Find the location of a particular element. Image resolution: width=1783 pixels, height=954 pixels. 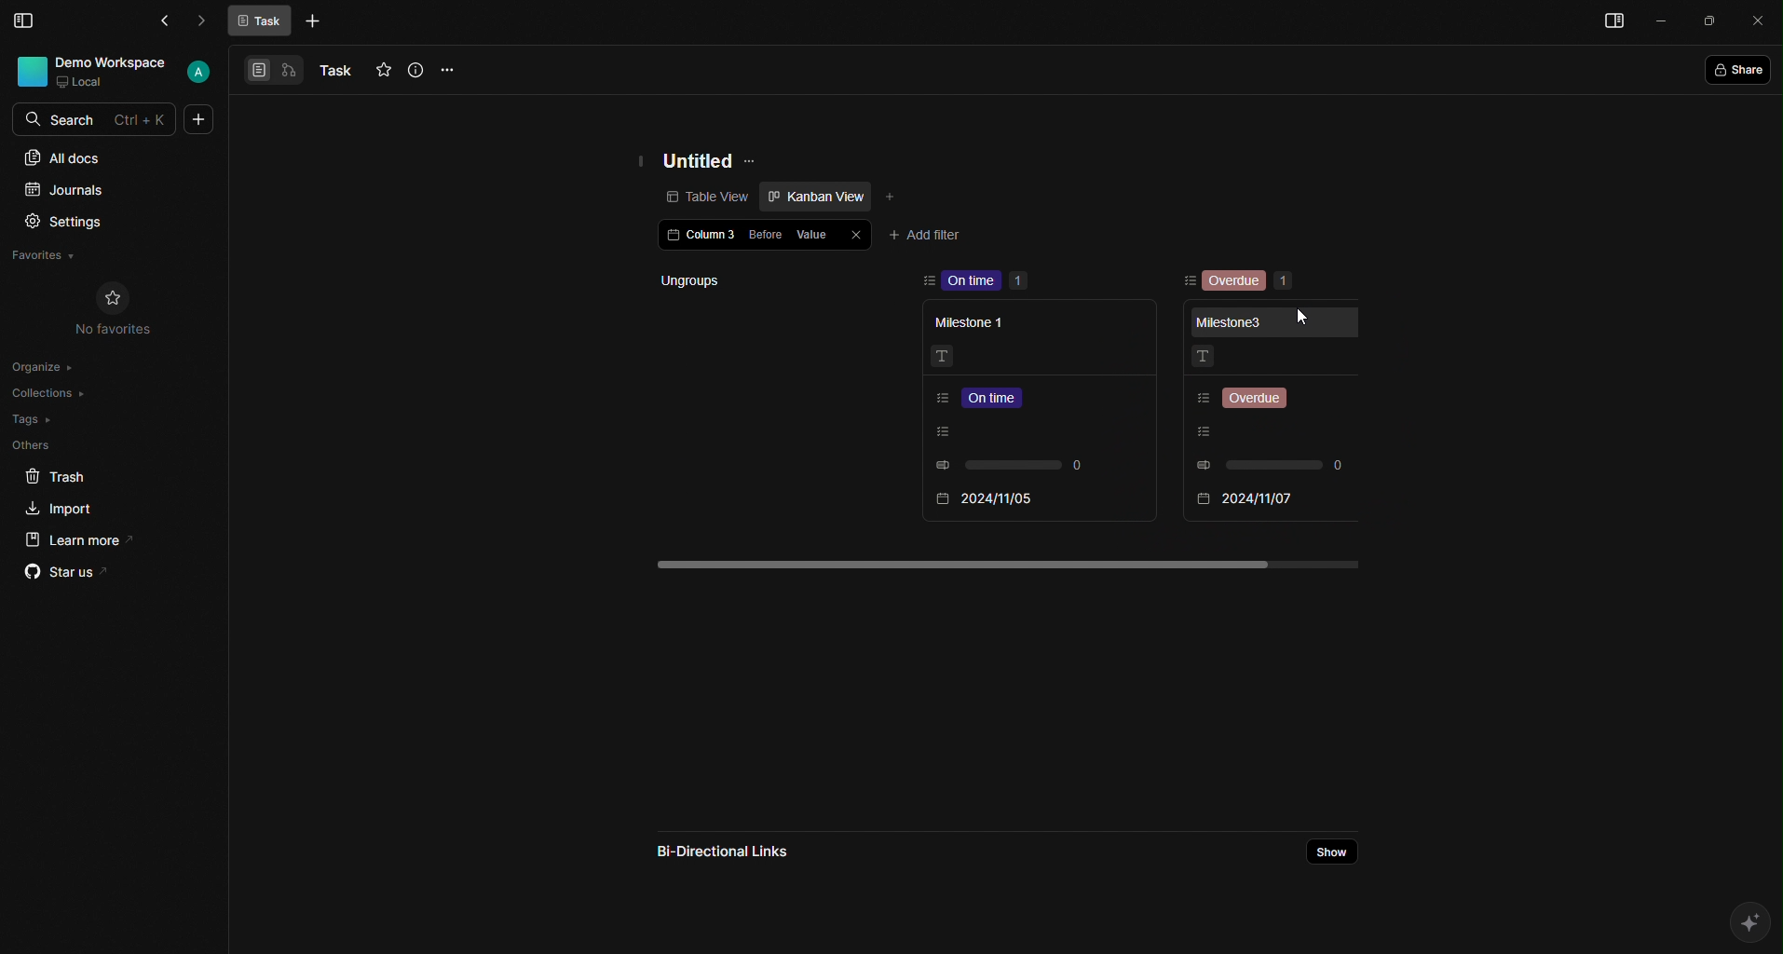

Forward is located at coordinates (199, 21).